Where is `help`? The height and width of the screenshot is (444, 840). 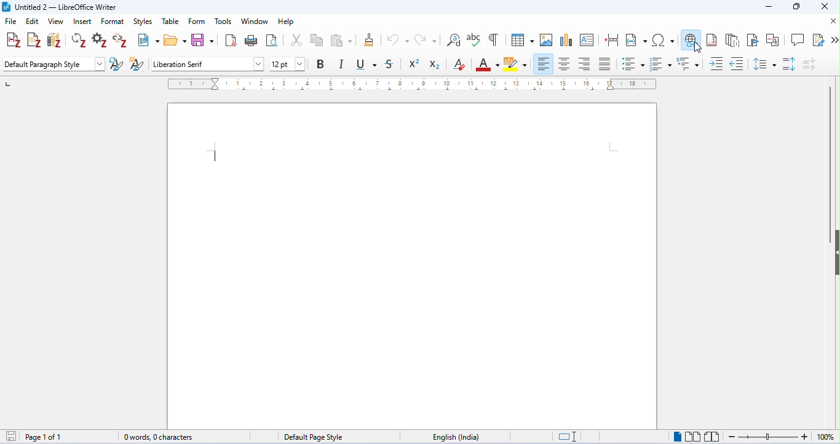
help is located at coordinates (287, 22).